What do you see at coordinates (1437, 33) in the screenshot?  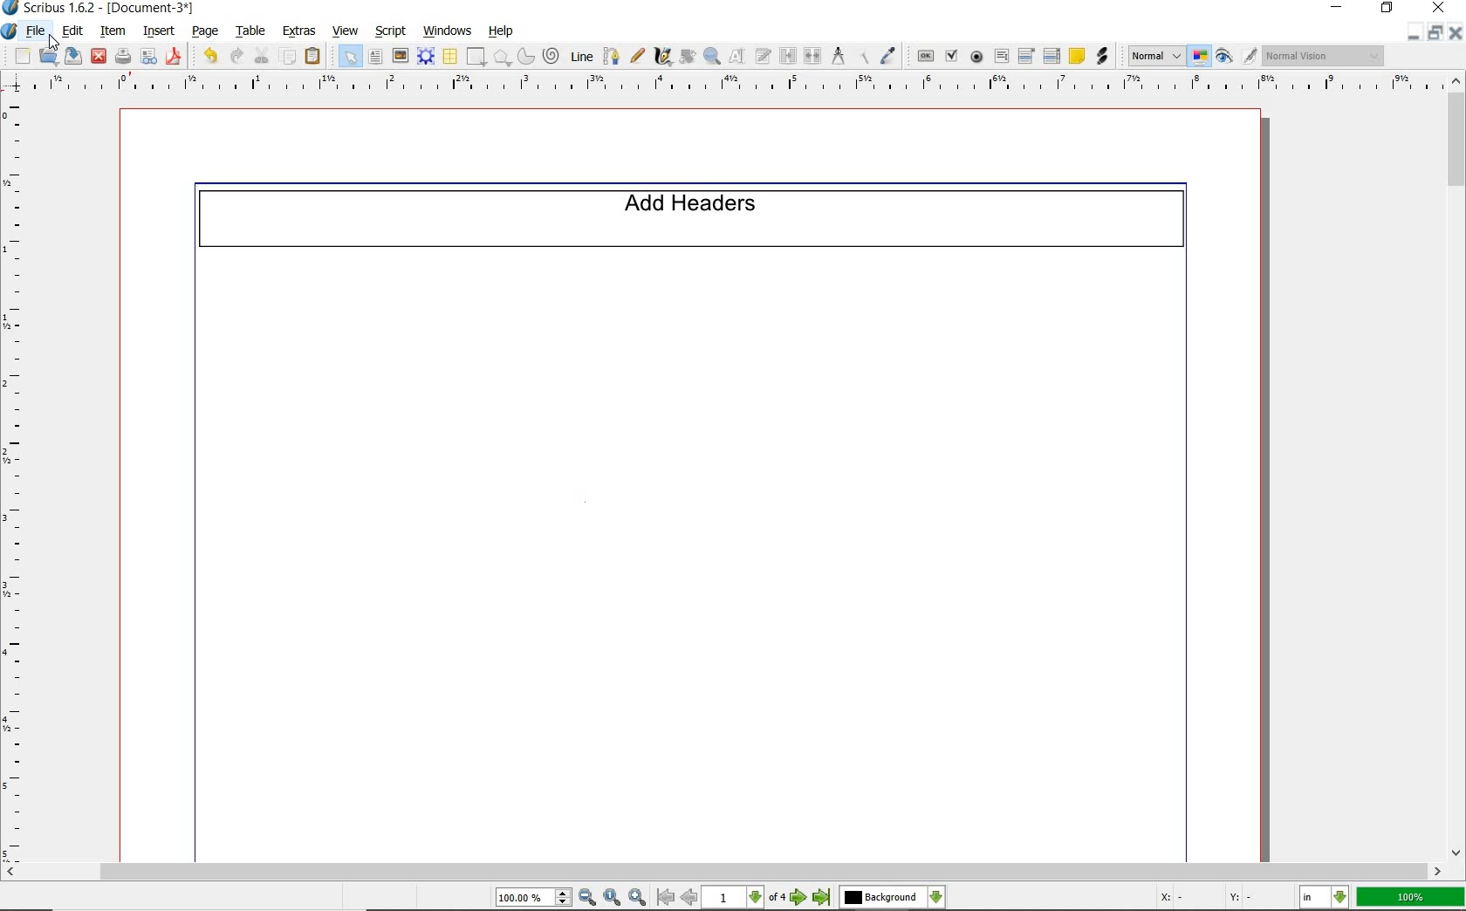 I see `restore` at bounding box center [1437, 33].